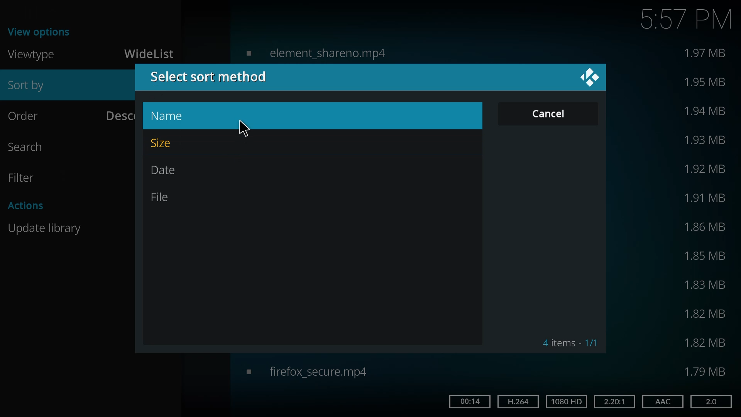 This screenshot has width=741, height=417. Describe the element at coordinates (661, 402) in the screenshot. I see `aac` at that location.